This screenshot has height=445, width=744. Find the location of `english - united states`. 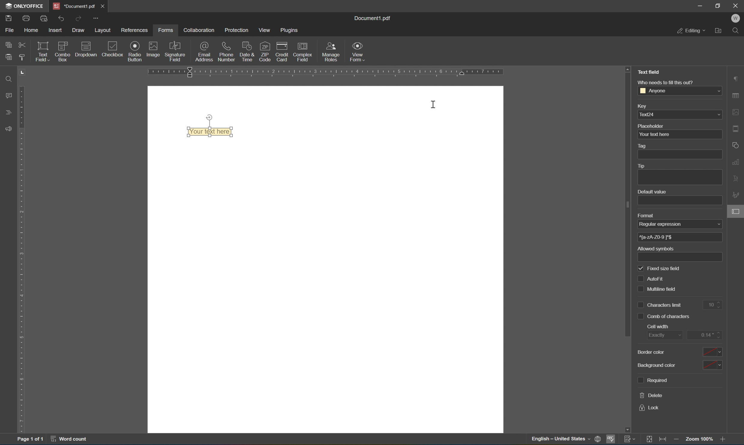

english - united states is located at coordinates (562, 440).